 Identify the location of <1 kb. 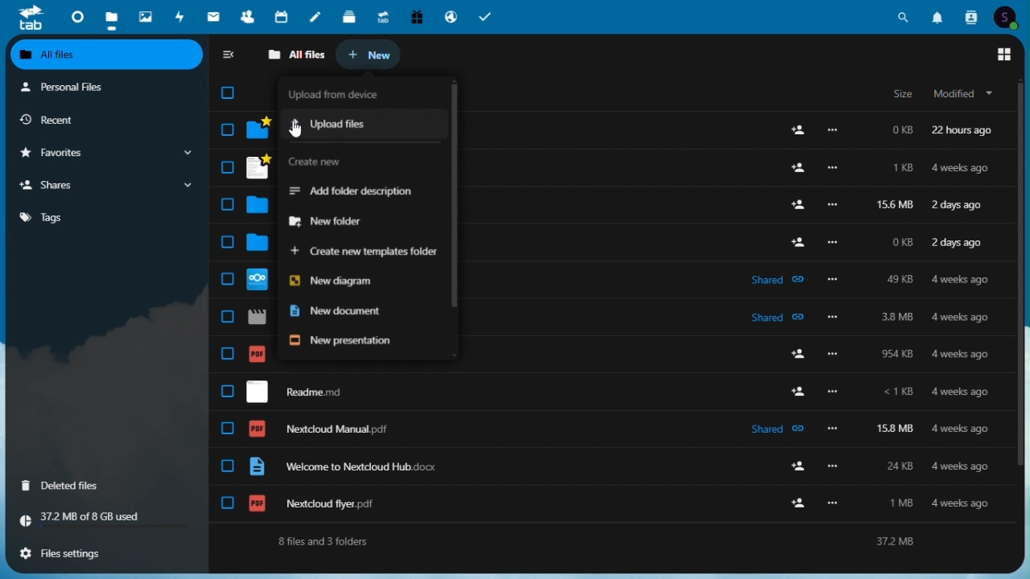
(897, 392).